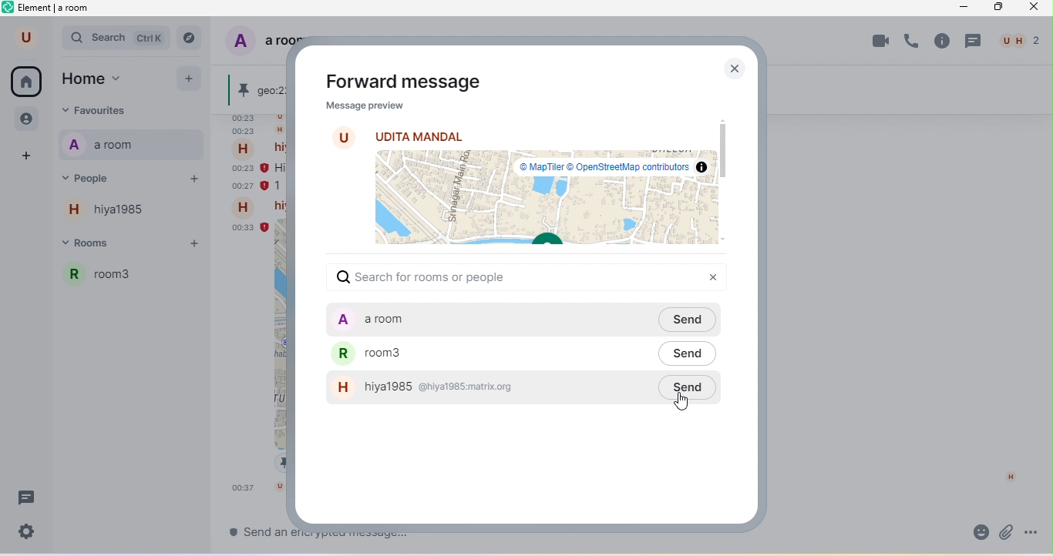 Image resolution: width=1053 pixels, height=556 pixels. I want to click on options, so click(1034, 531).